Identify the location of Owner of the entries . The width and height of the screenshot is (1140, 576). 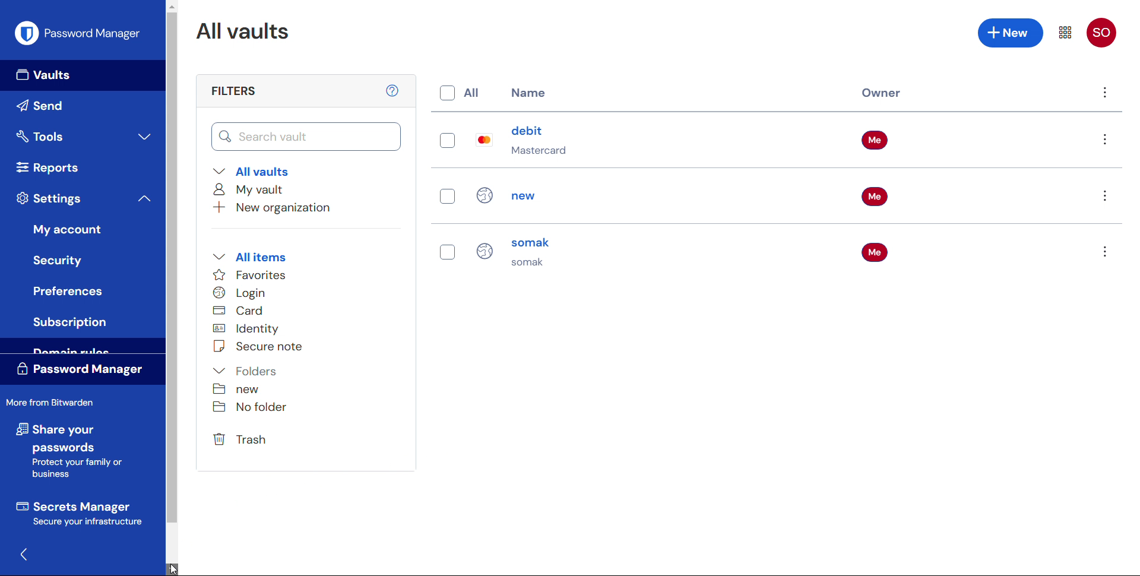
(876, 200).